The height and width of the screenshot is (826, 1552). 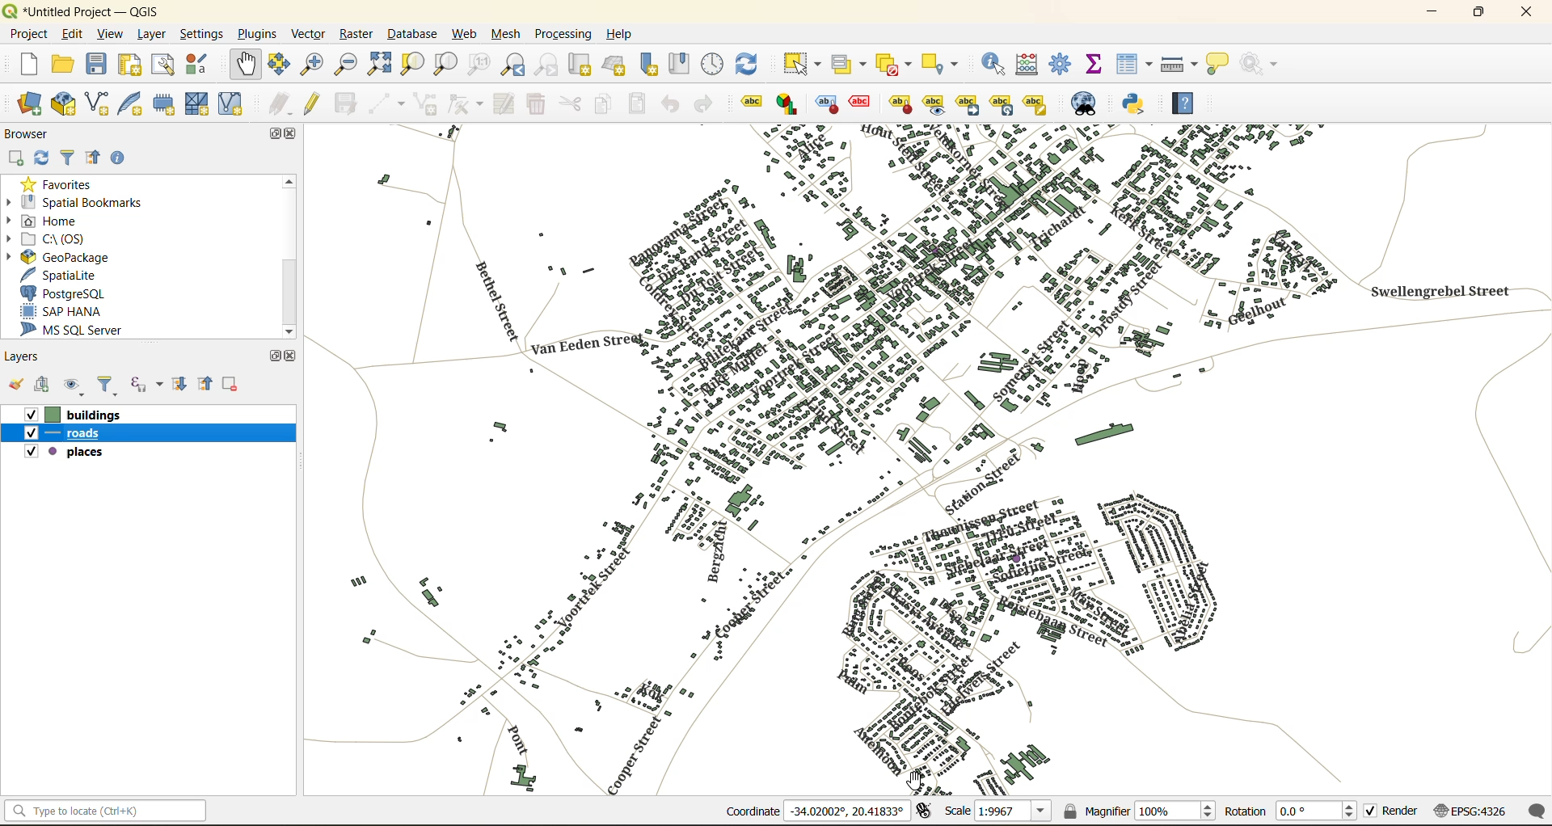 What do you see at coordinates (605, 104) in the screenshot?
I see `copy` at bounding box center [605, 104].